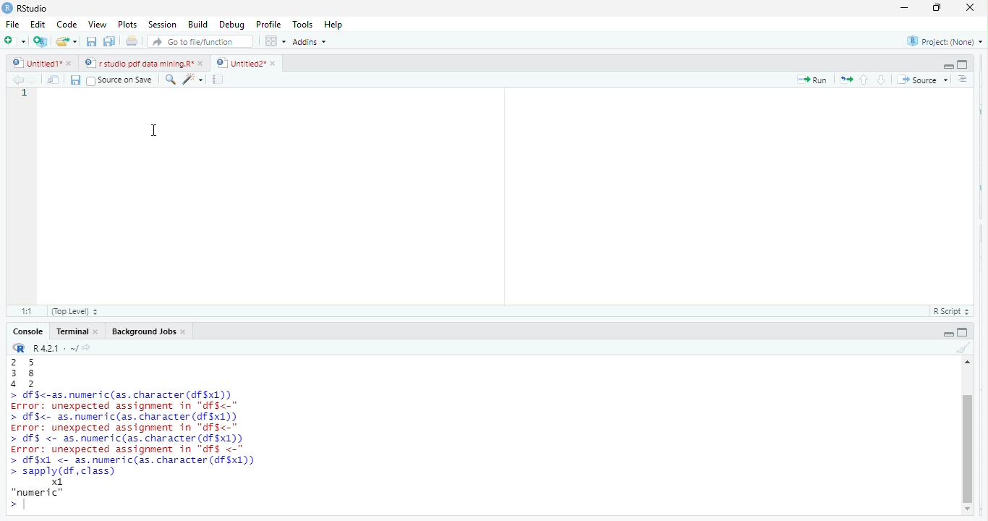 The width and height of the screenshot is (988, 521). What do you see at coordinates (964, 333) in the screenshot?
I see `hide console` at bounding box center [964, 333].